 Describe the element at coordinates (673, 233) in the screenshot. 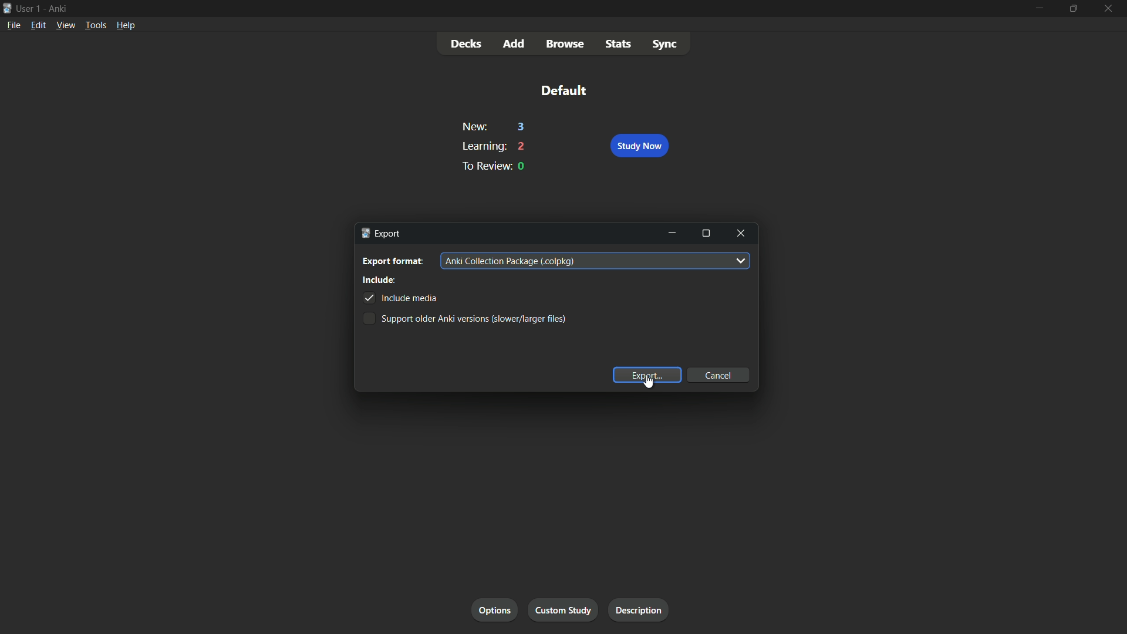

I see `minimize` at that location.